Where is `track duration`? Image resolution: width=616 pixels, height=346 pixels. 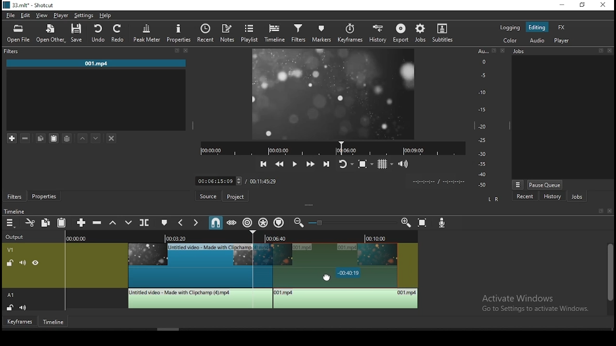
track duration is located at coordinates (263, 181).